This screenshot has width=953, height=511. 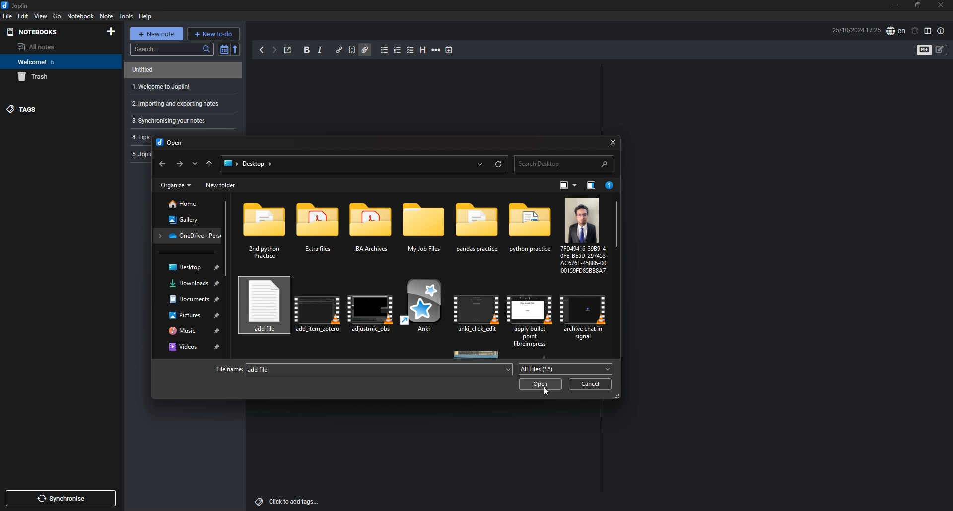 I want to click on minimize, so click(x=896, y=5).